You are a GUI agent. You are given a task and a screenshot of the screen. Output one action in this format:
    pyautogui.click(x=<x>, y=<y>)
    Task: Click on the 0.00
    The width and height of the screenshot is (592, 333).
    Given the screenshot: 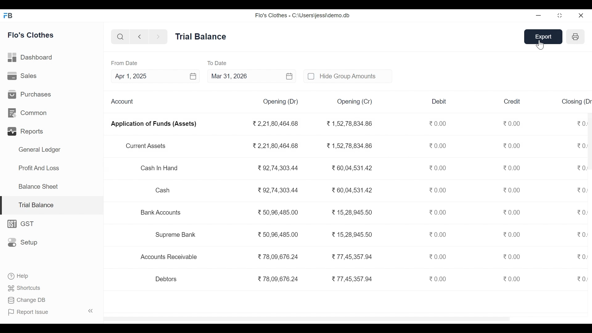 What is the action you would take?
    pyautogui.click(x=512, y=257)
    